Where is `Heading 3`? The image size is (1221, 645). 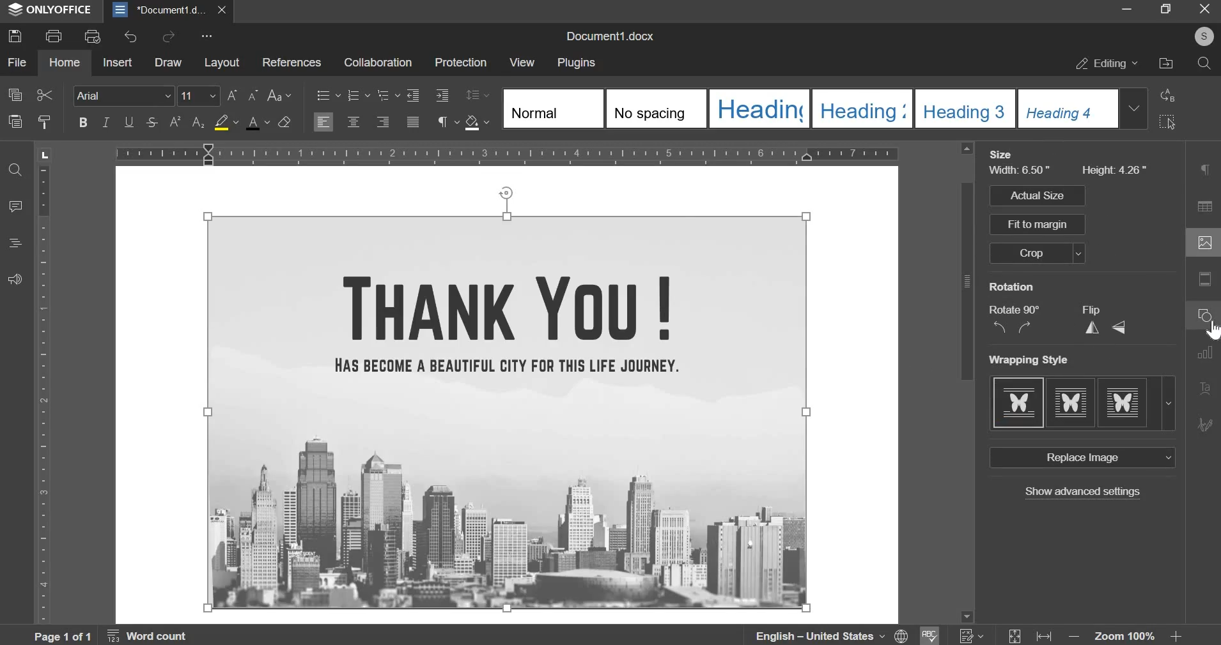 Heading 3 is located at coordinates (963, 109).